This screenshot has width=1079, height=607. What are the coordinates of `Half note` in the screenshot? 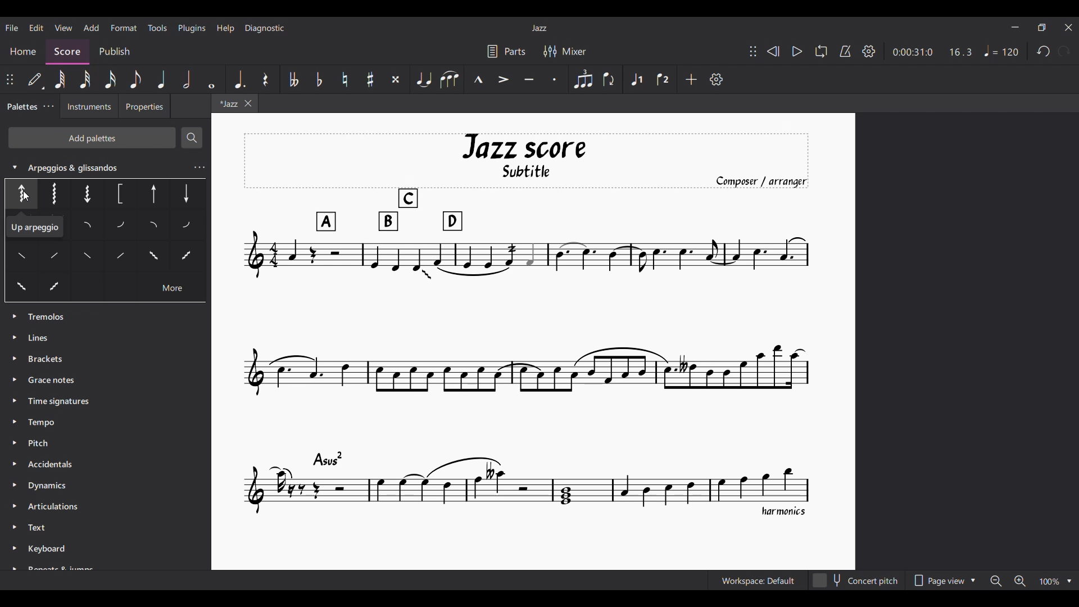 It's located at (187, 79).